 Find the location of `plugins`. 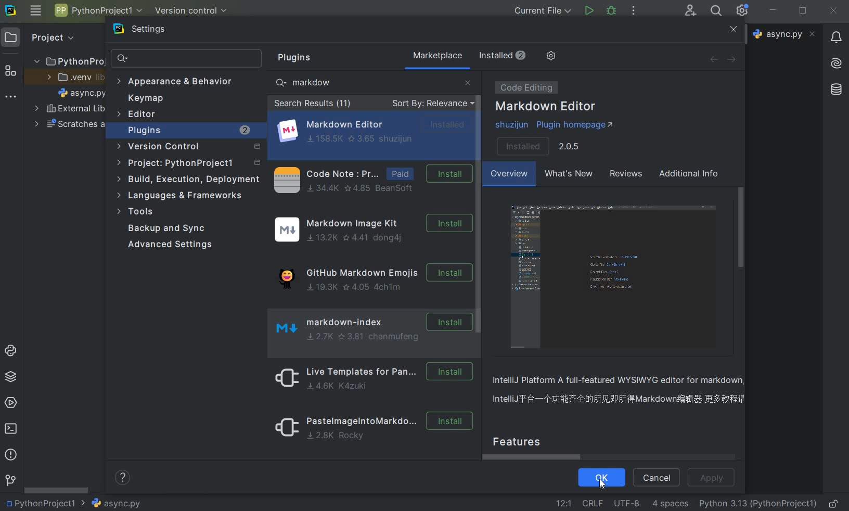

plugins is located at coordinates (189, 131).